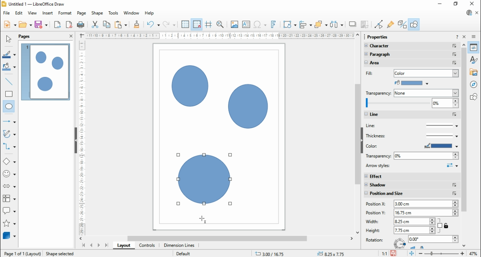  What do you see at coordinates (22, 253) in the screenshot?
I see `Page 1 0f 1 (Layout)` at bounding box center [22, 253].